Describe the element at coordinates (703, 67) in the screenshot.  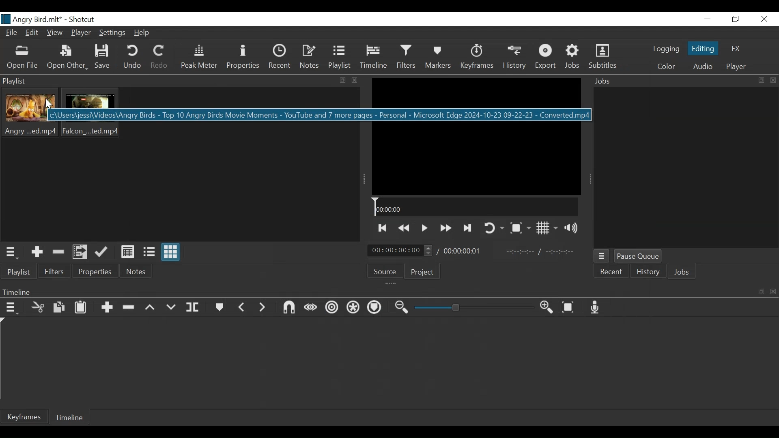
I see `Audio` at that location.